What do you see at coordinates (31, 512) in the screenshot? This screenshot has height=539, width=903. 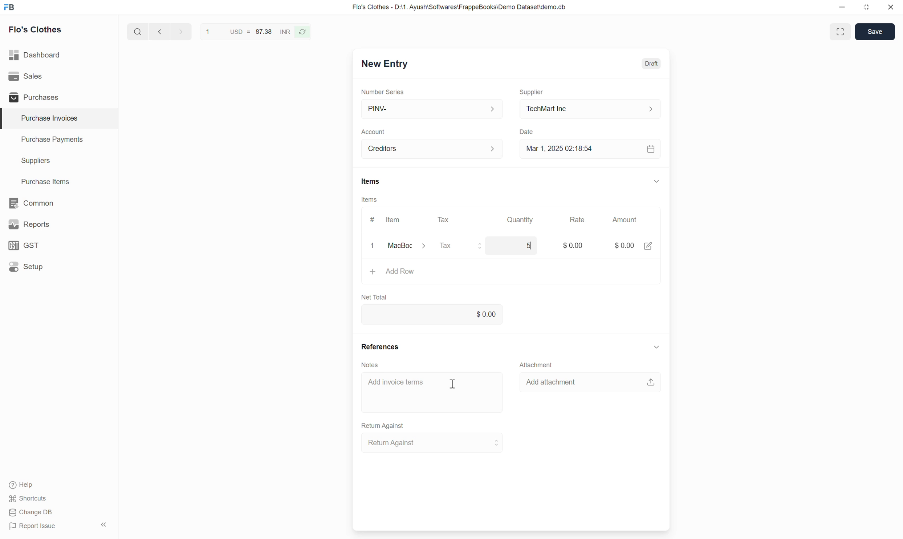 I see `Change DB` at bounding box center [31, 512].